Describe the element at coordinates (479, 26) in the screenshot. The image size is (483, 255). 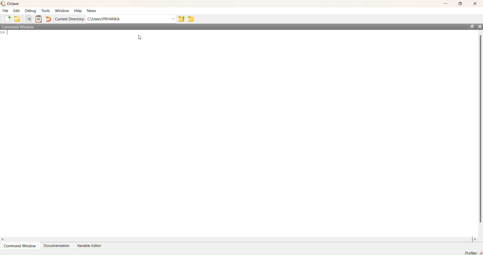
I see `close` at that location.